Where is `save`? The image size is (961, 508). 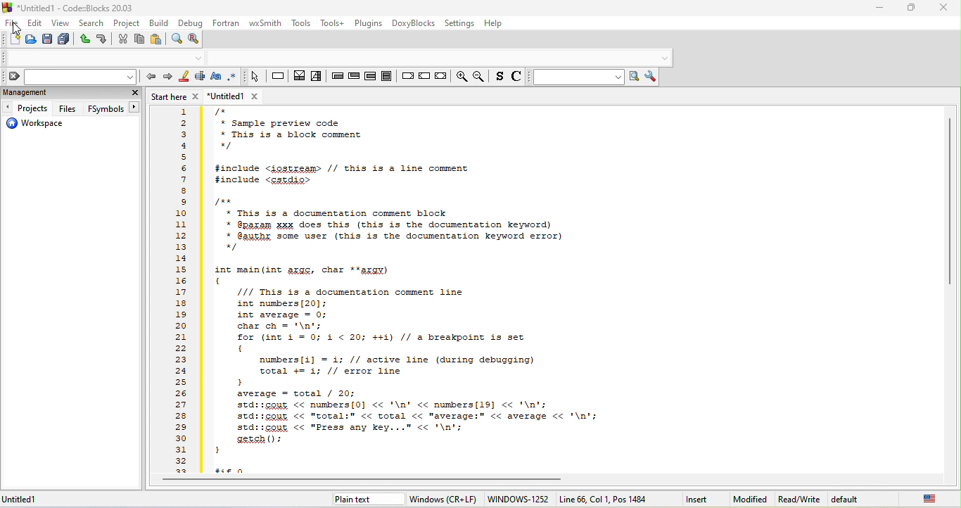
save is located at coordinates (46, 40).